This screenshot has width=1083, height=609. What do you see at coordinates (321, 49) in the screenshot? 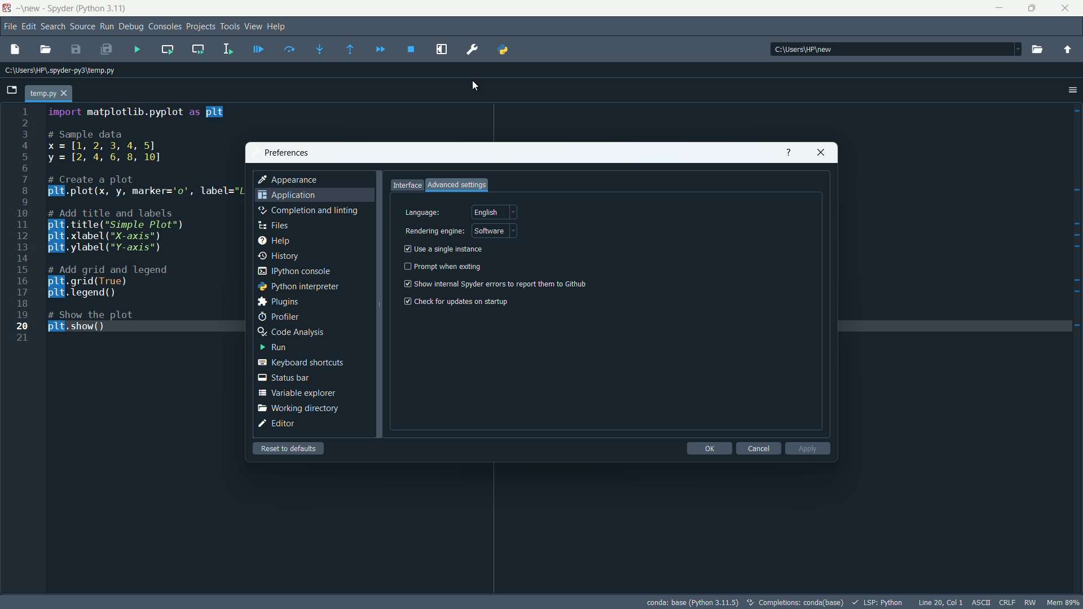
I see `step into function` at bounding box center [321, 49].